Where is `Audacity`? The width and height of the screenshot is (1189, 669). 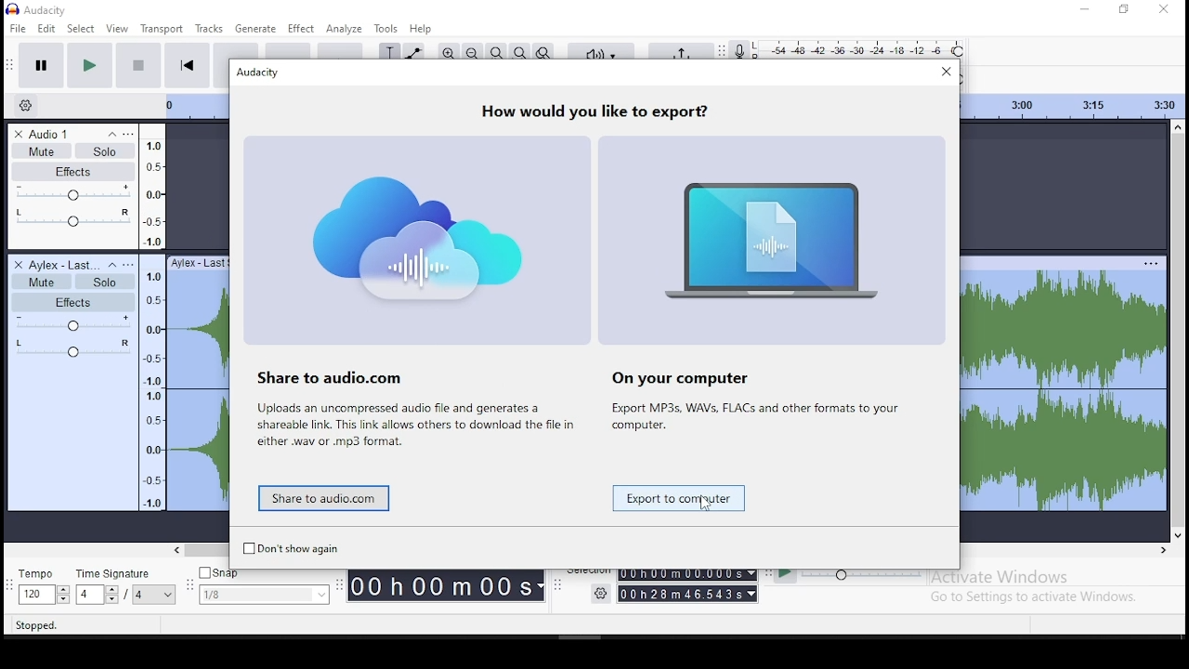
Audacity is located at coordinates (257, 72).